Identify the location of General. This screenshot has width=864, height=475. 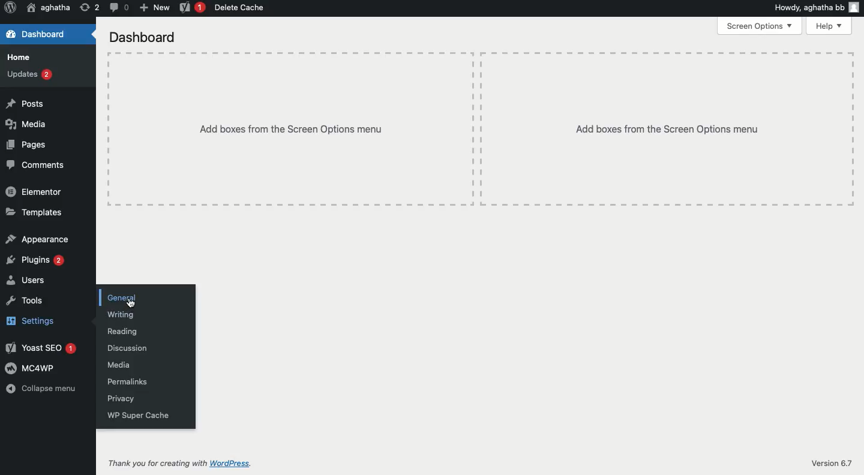
(124, 297).